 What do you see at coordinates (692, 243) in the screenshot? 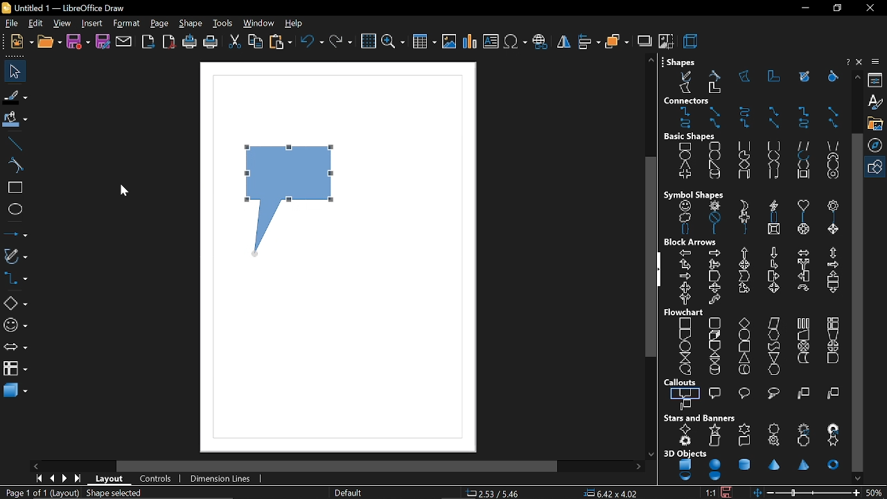
I see `block arrows` at bounding box center [692, 243].